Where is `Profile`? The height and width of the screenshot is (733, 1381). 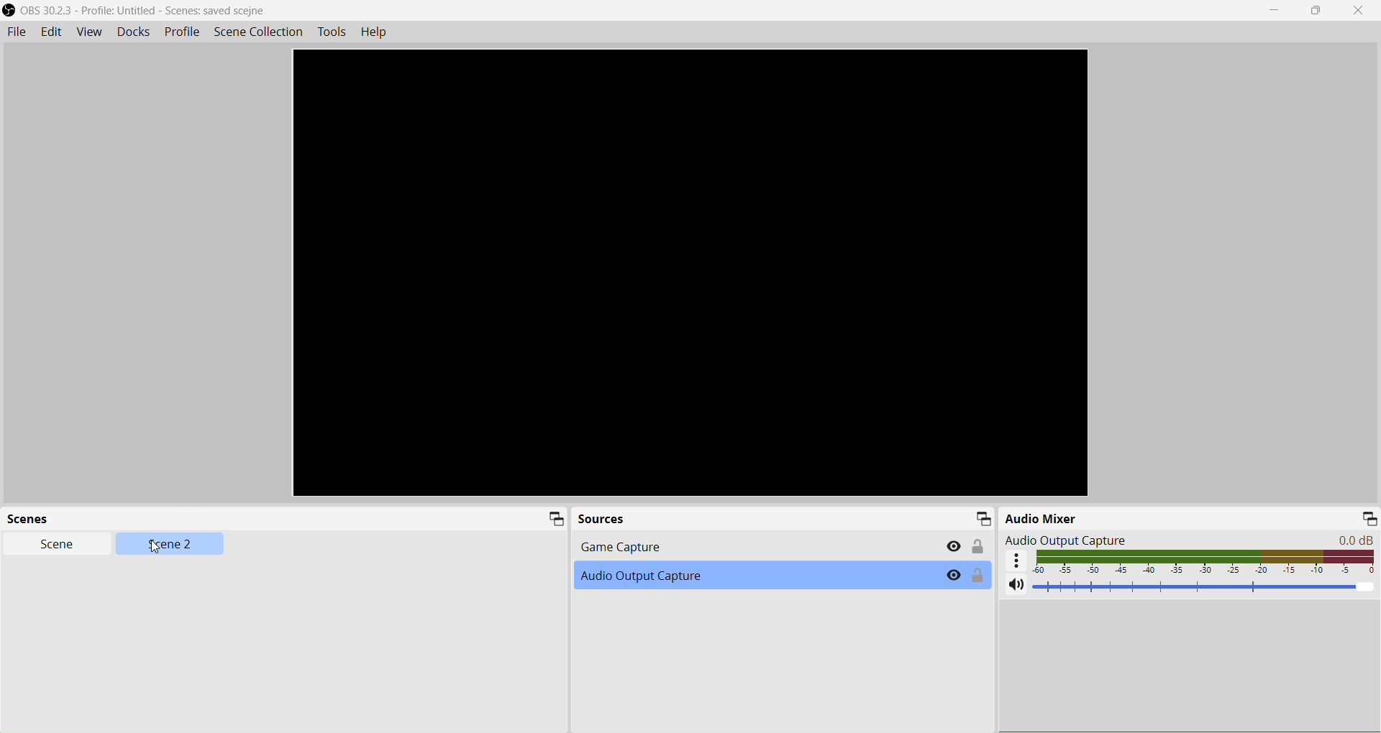
Profile is located at coordinates (182, 32).